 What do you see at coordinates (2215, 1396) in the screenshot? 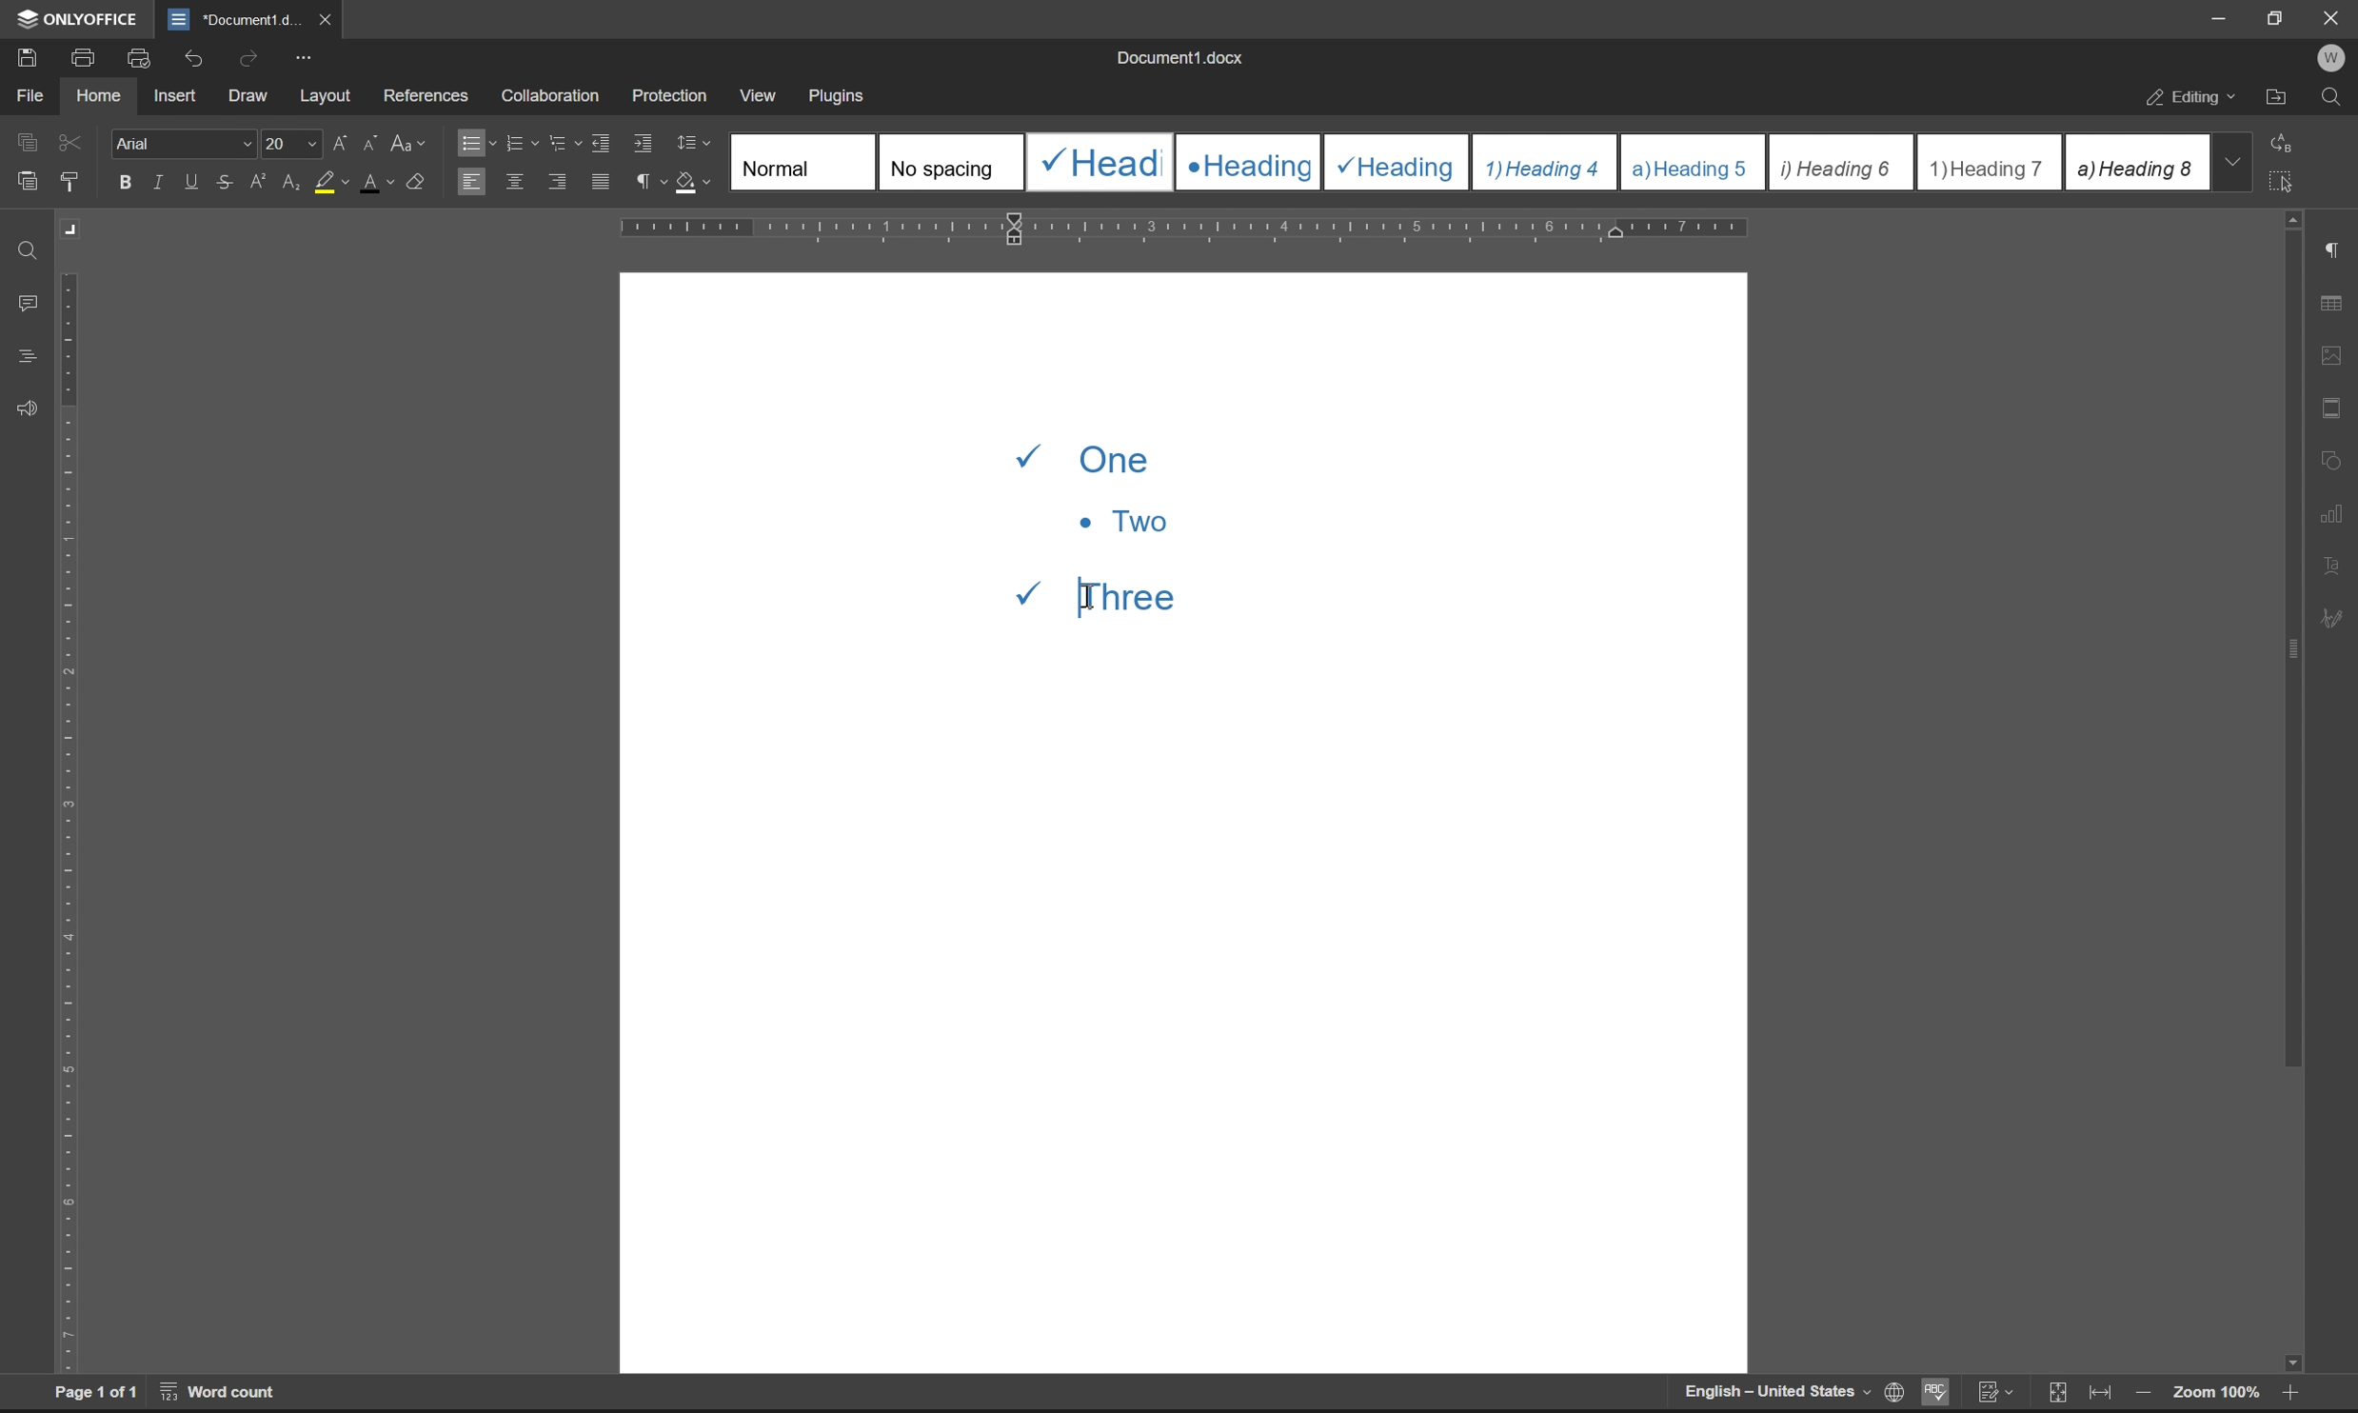
I see `zoom 100%` at bounding box center [2215, 1396].